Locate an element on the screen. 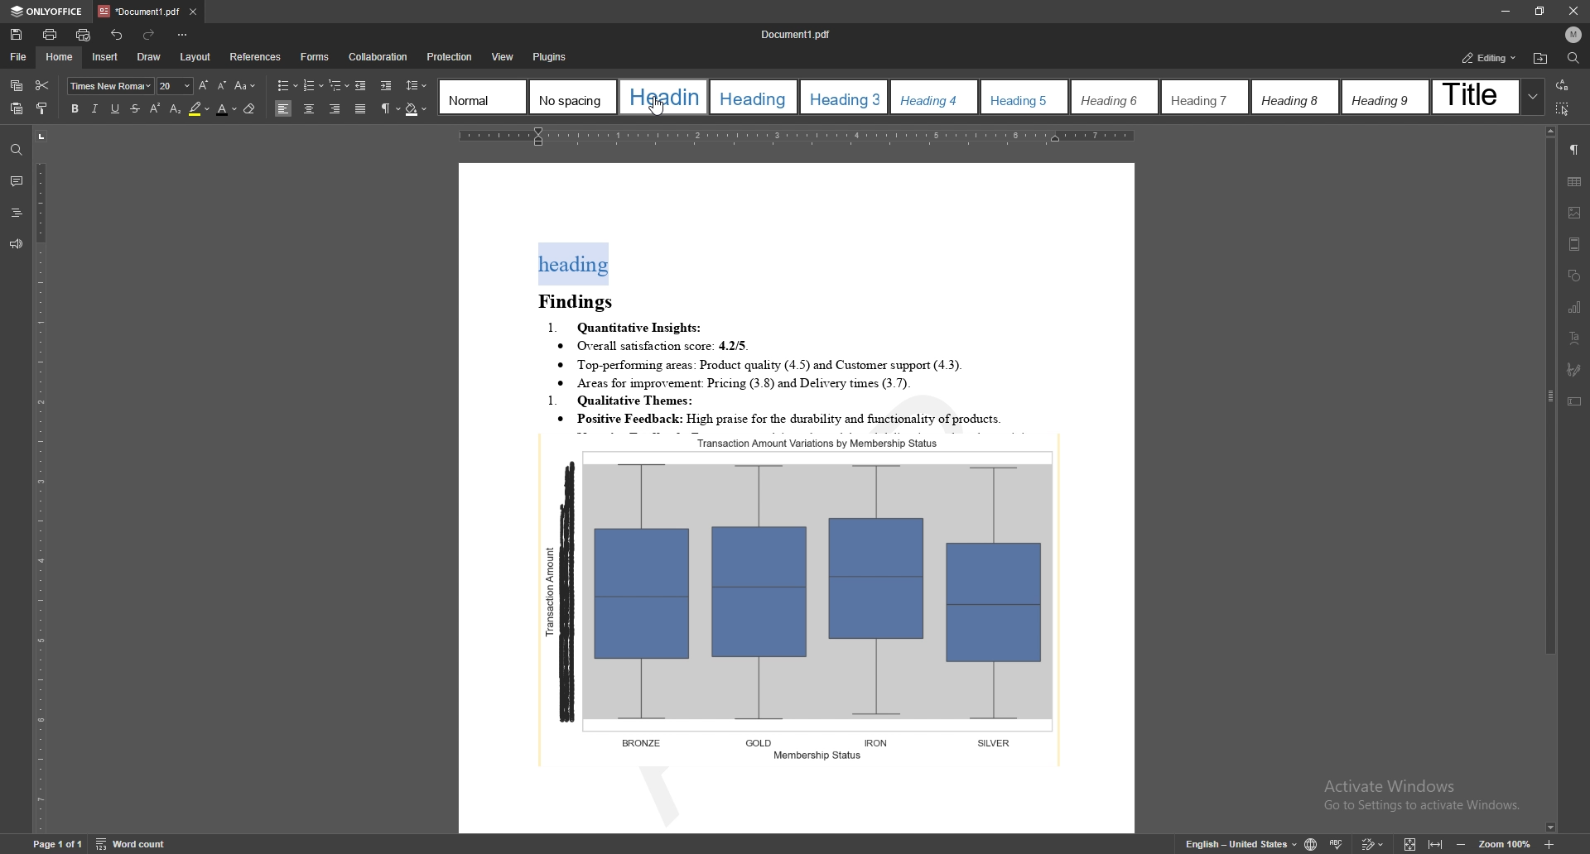  copy style is located at coordinates (44, 108).